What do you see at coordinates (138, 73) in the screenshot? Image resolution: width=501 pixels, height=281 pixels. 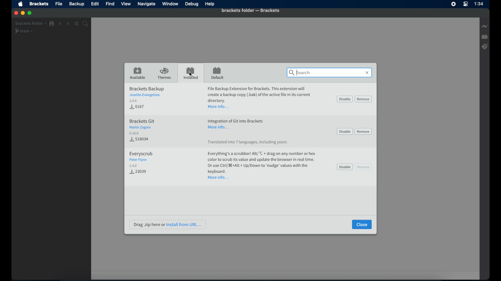 I see `available` at bounding box center [138, 73].